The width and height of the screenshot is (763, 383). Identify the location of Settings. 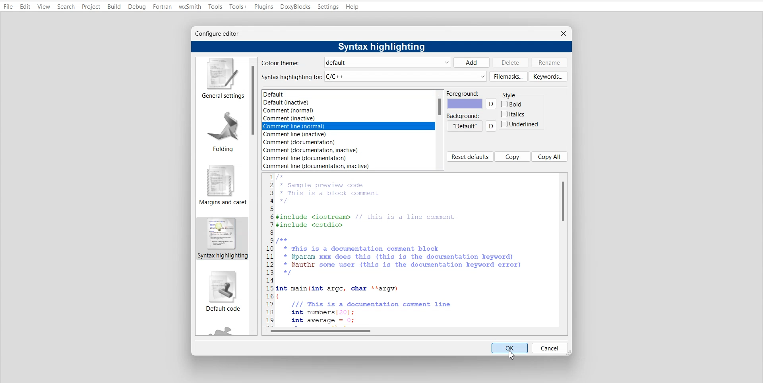
(328, 7).